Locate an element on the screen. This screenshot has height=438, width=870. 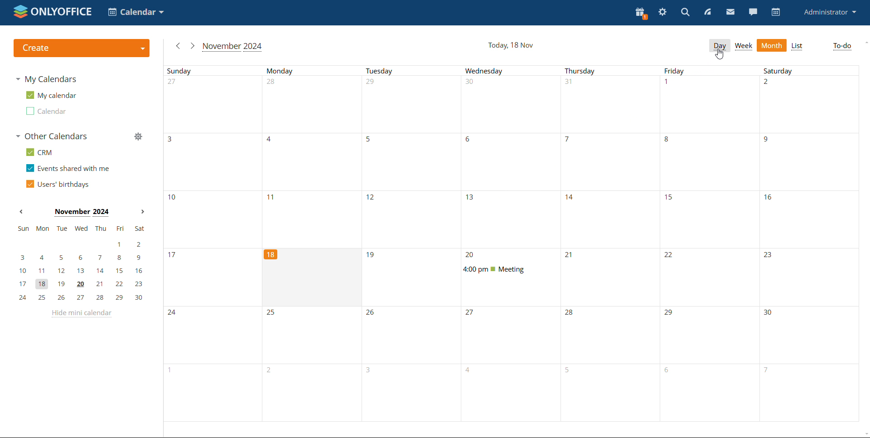
mini calendar is located at coordinates (81, 263).